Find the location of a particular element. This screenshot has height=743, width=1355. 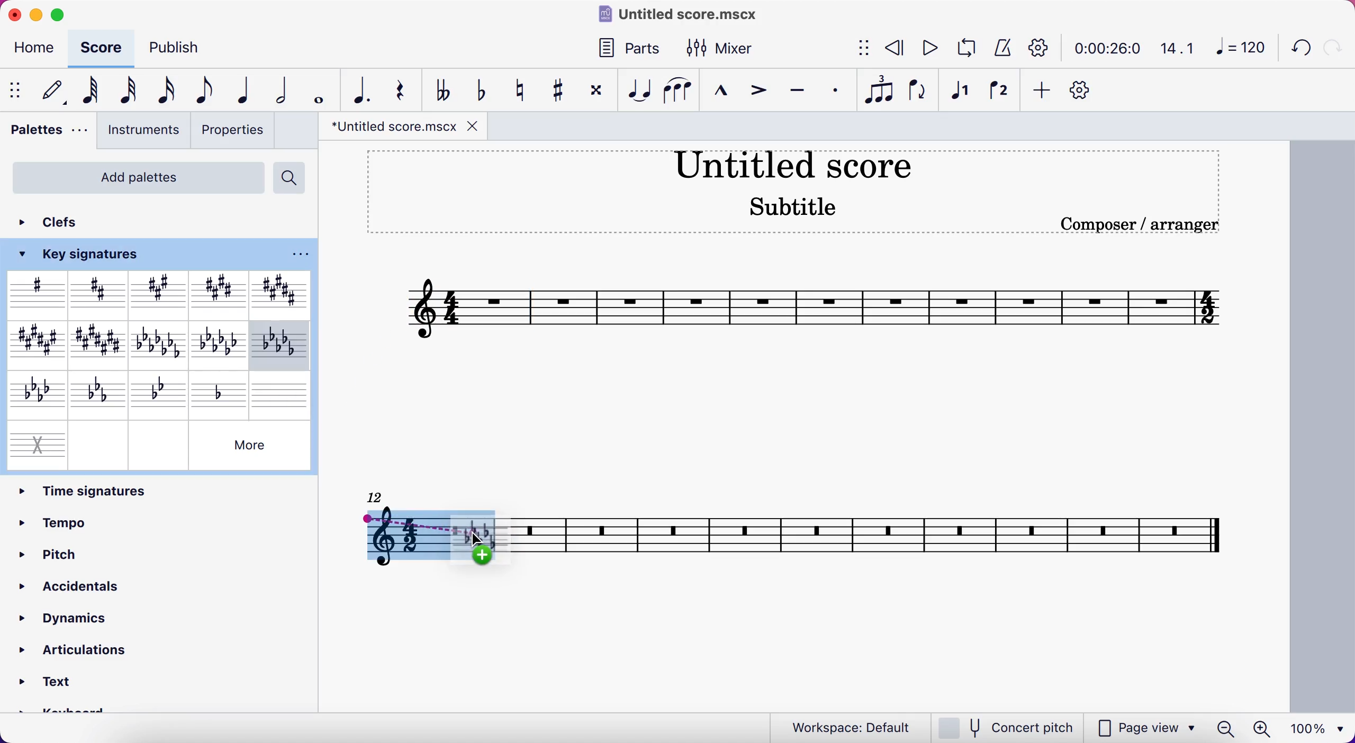

title is located at coordinates (690, 15).